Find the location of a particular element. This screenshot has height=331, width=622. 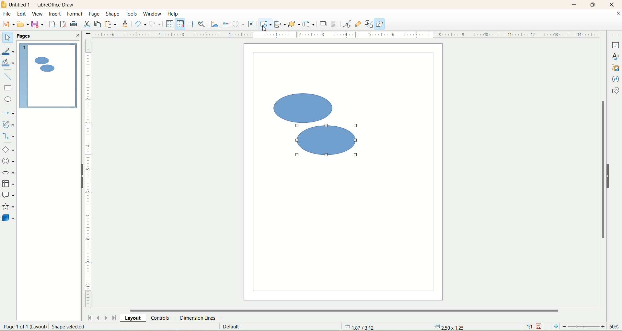

style is located at coordinates (616, 56).